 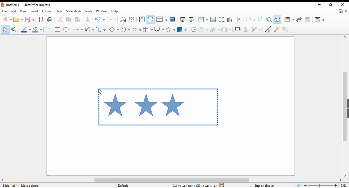 I want to click on view, so click(x=23, y=11).